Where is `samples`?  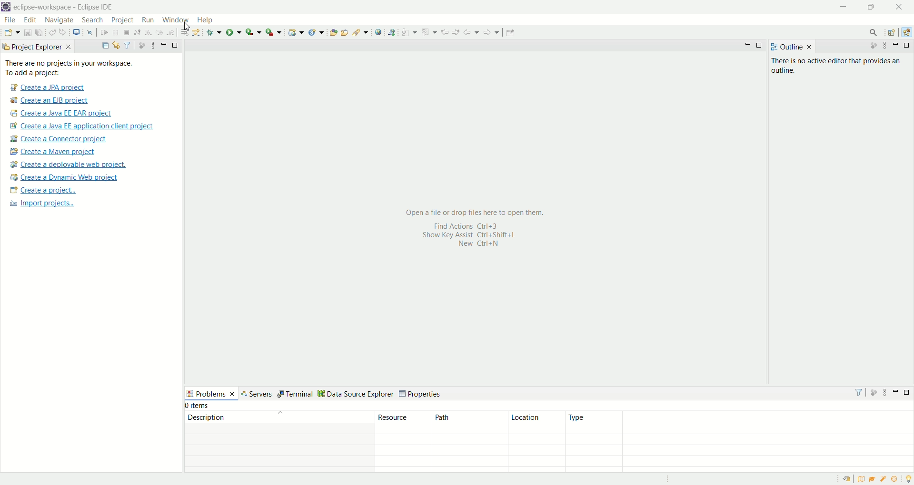
samples is located at coordinates (883, 480).